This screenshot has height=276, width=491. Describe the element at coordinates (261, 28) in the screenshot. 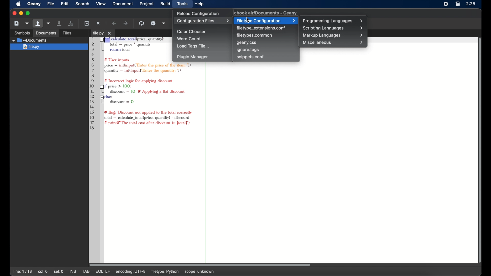

I see `filetype_extensions.conf` at that location.